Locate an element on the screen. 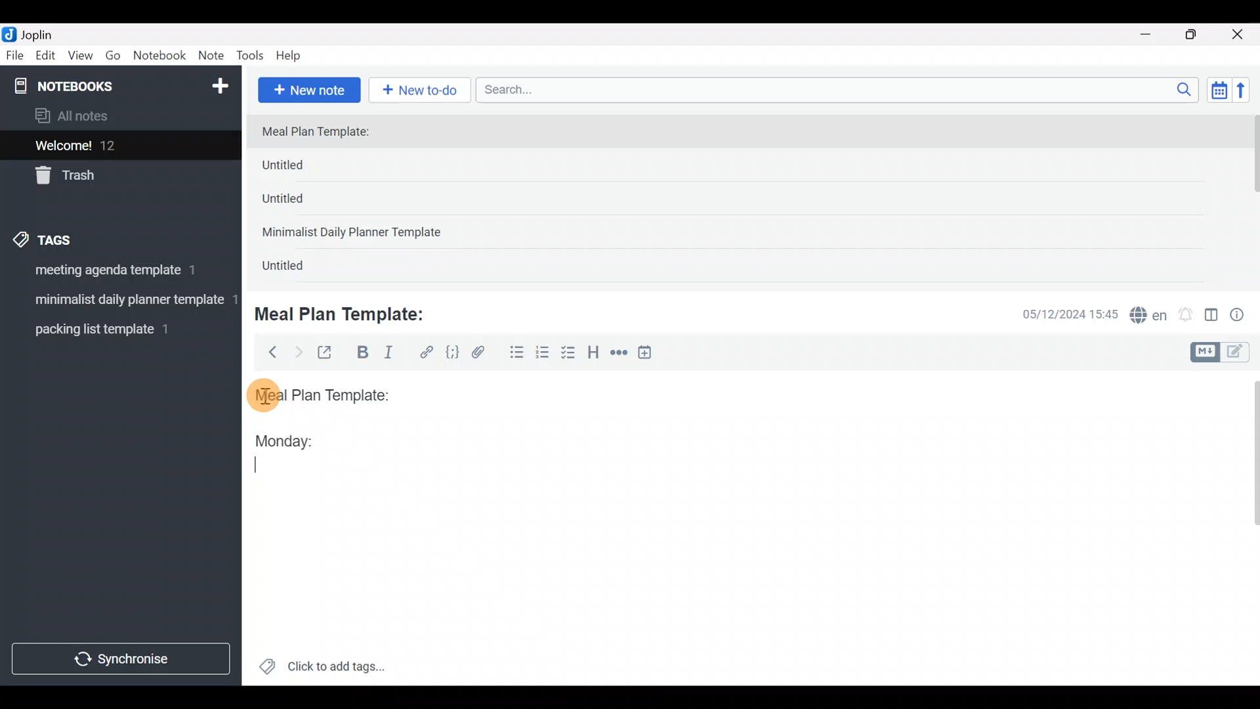 This screenshot has height=709, width=1260. Minimalist Daily Planner Template is located at coordinates (356, 234).